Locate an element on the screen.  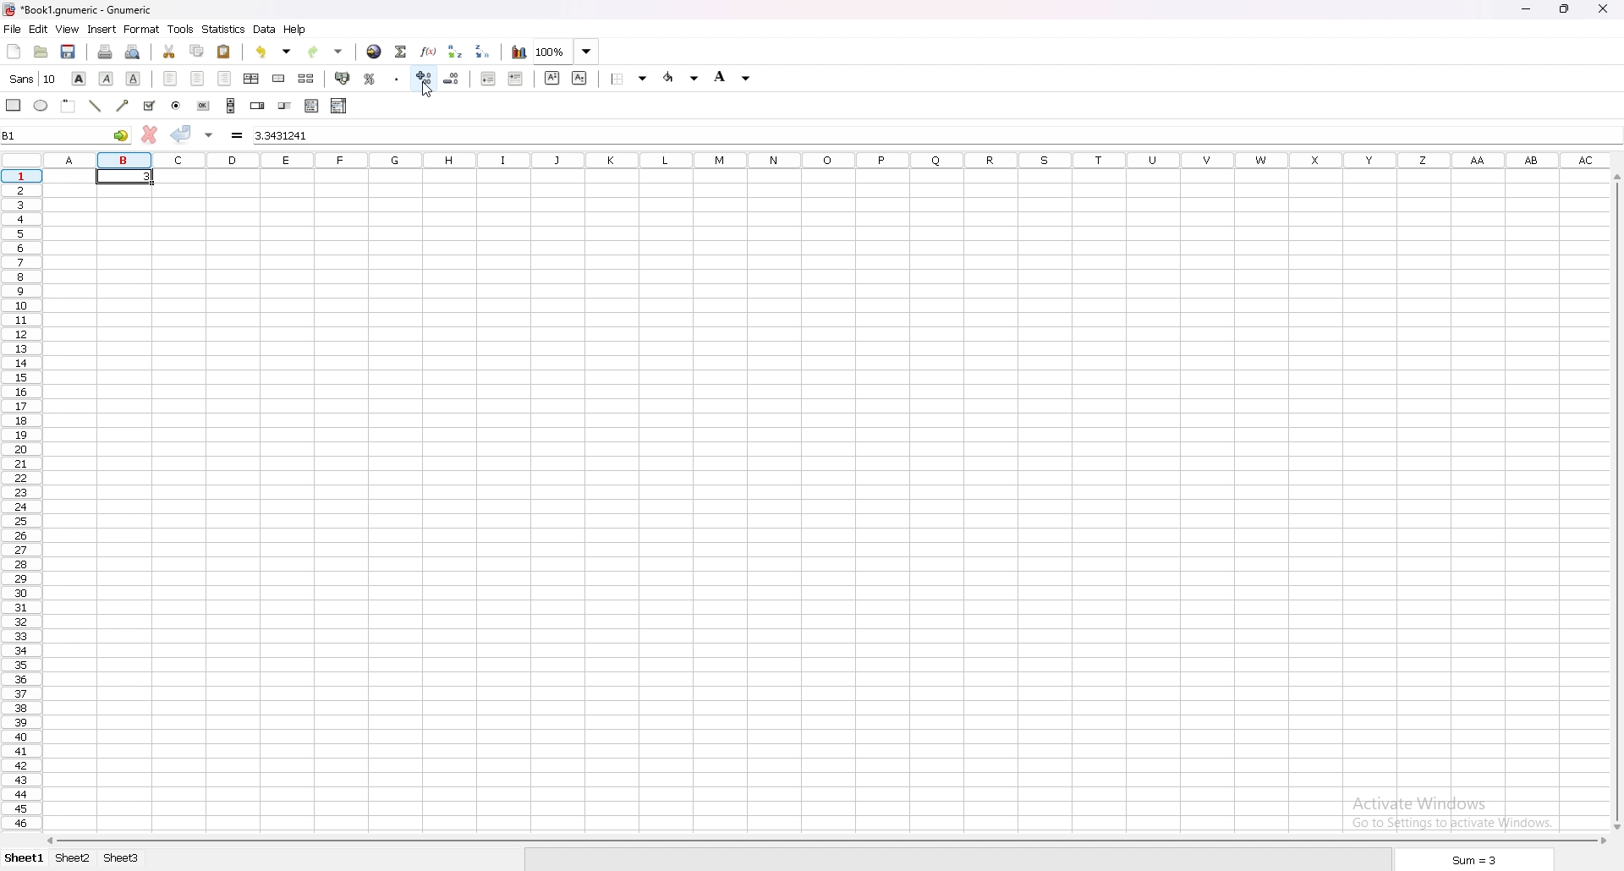
combo box is located at coordinates (340, 106).